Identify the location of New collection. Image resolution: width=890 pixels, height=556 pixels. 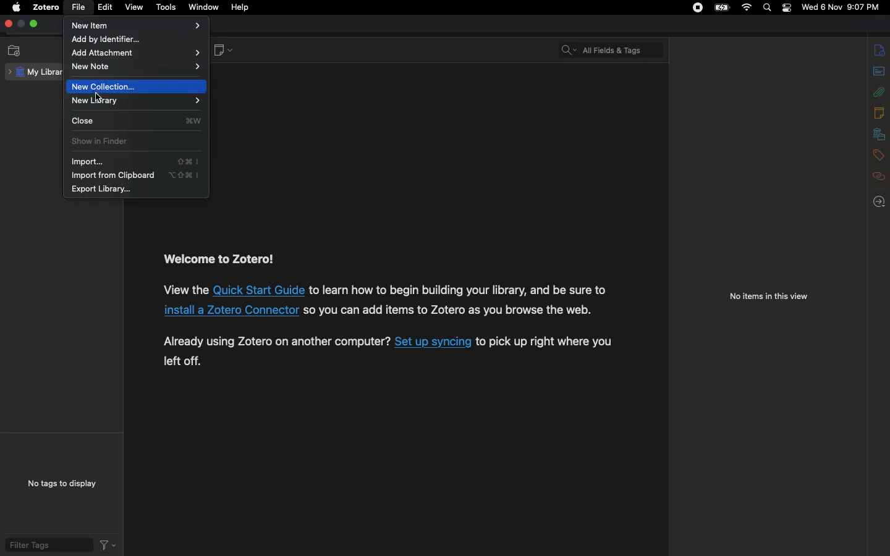
(15, 51).